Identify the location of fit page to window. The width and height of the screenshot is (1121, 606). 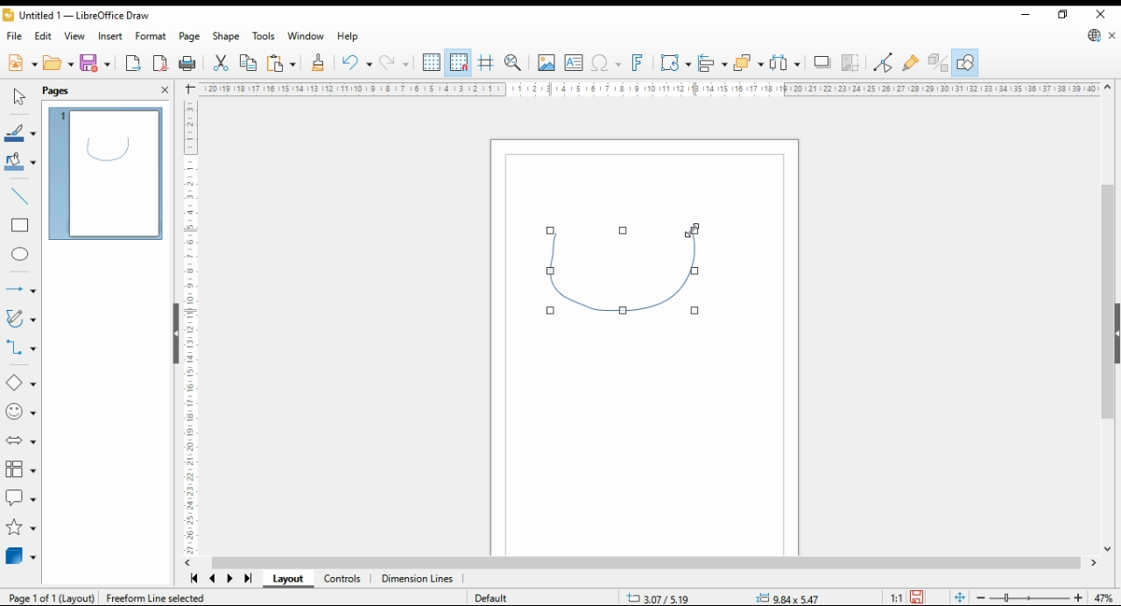
(959, 596).